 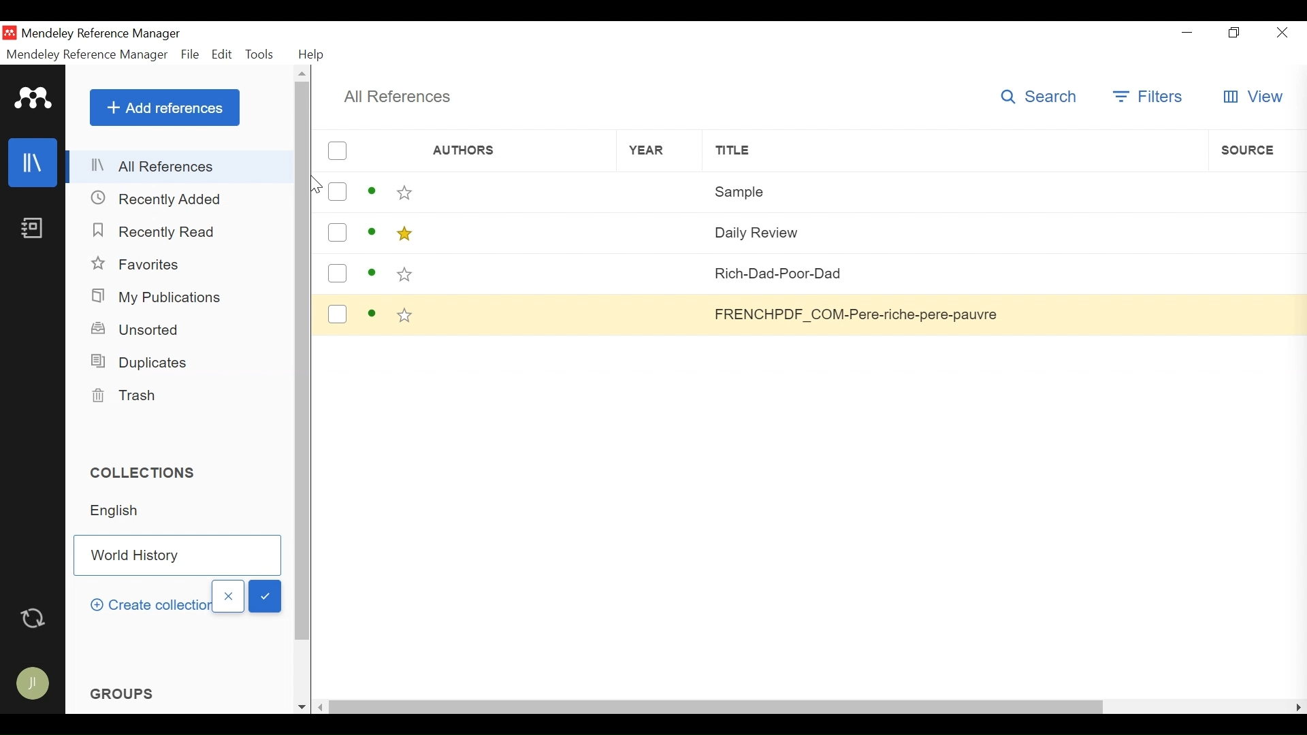 I want to click on OK, so click(x=263, y=596).